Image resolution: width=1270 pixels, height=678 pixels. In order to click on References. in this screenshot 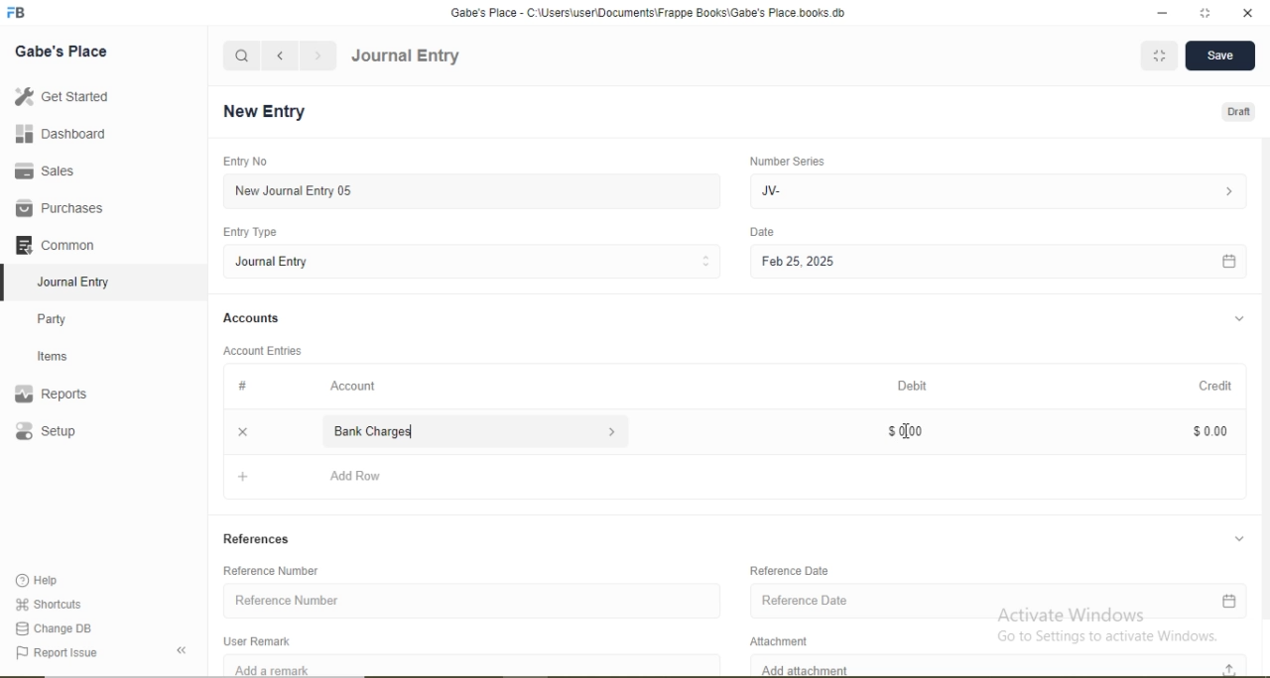, I will do `click(257, 538)`.